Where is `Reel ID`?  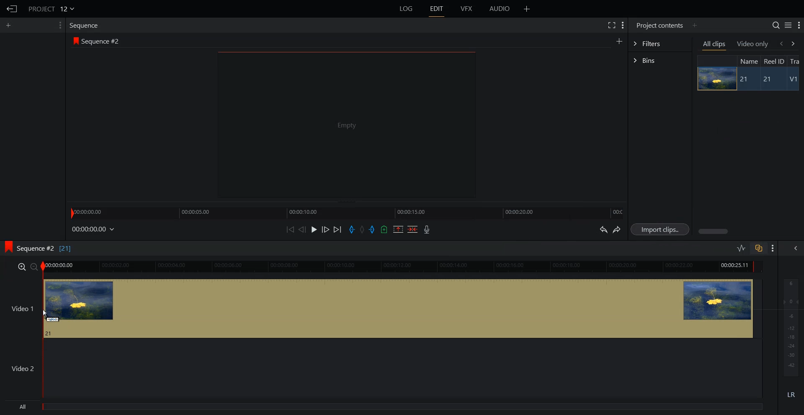
Reel ID is located at coordinates (774, 61).